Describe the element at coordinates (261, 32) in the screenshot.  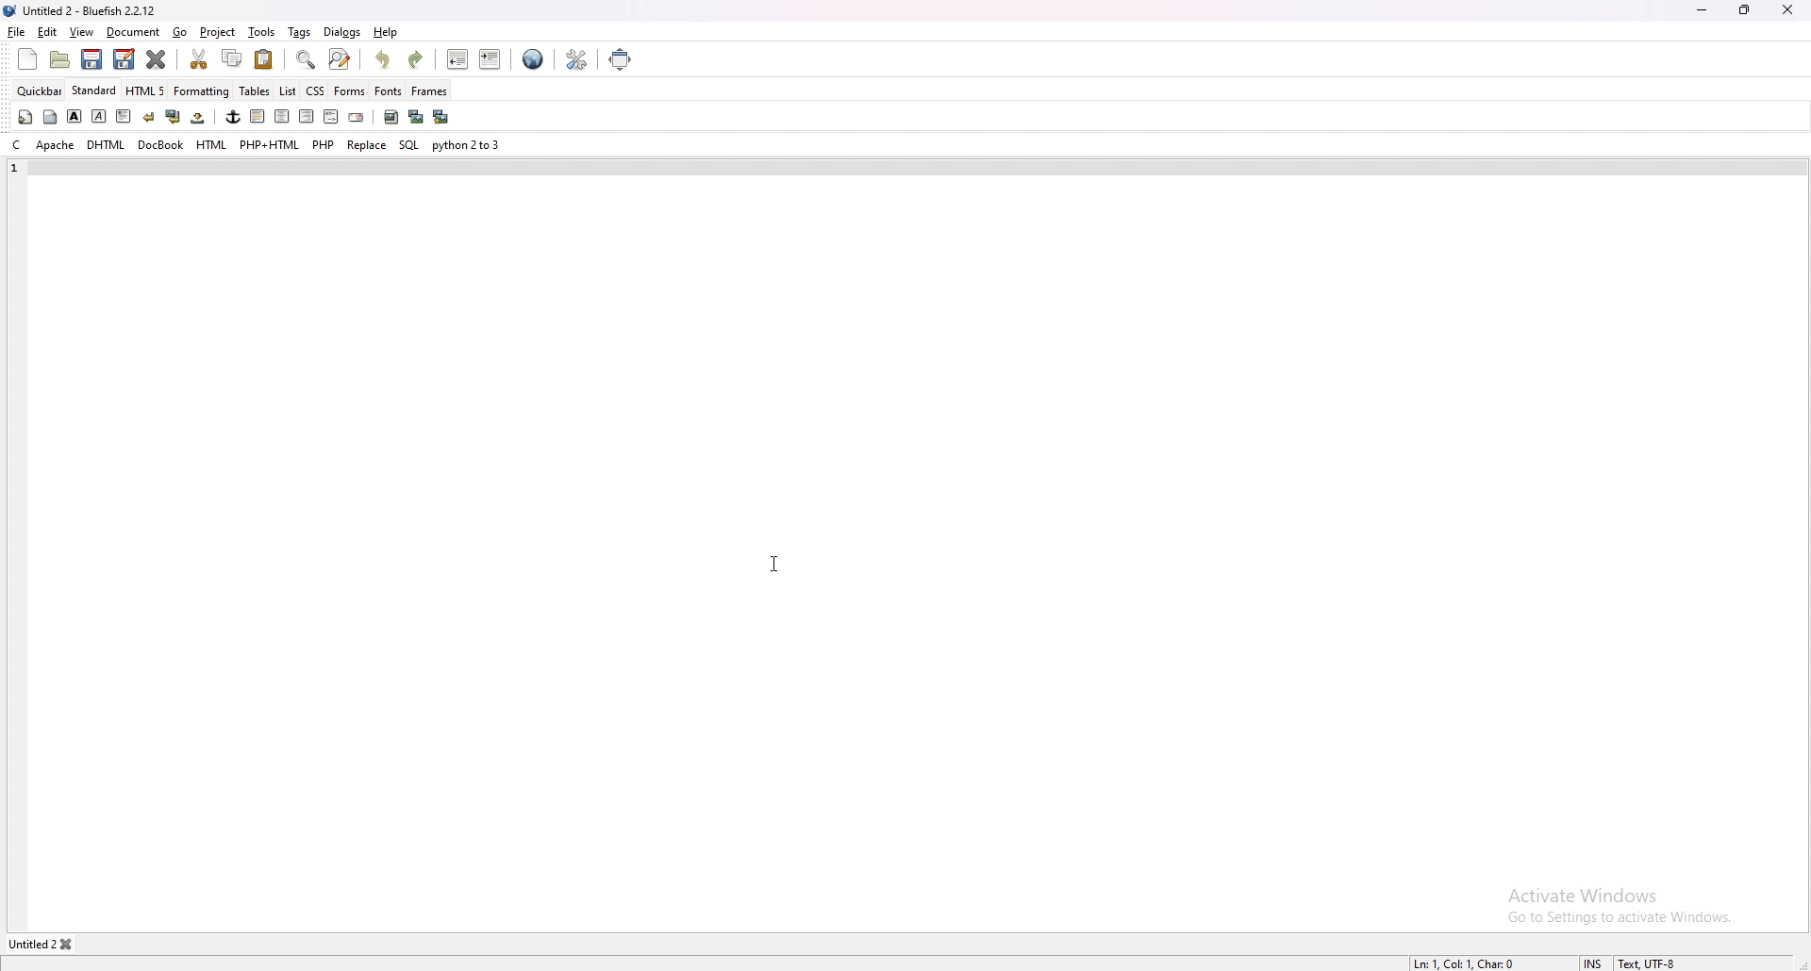
I see `tools` at that location.